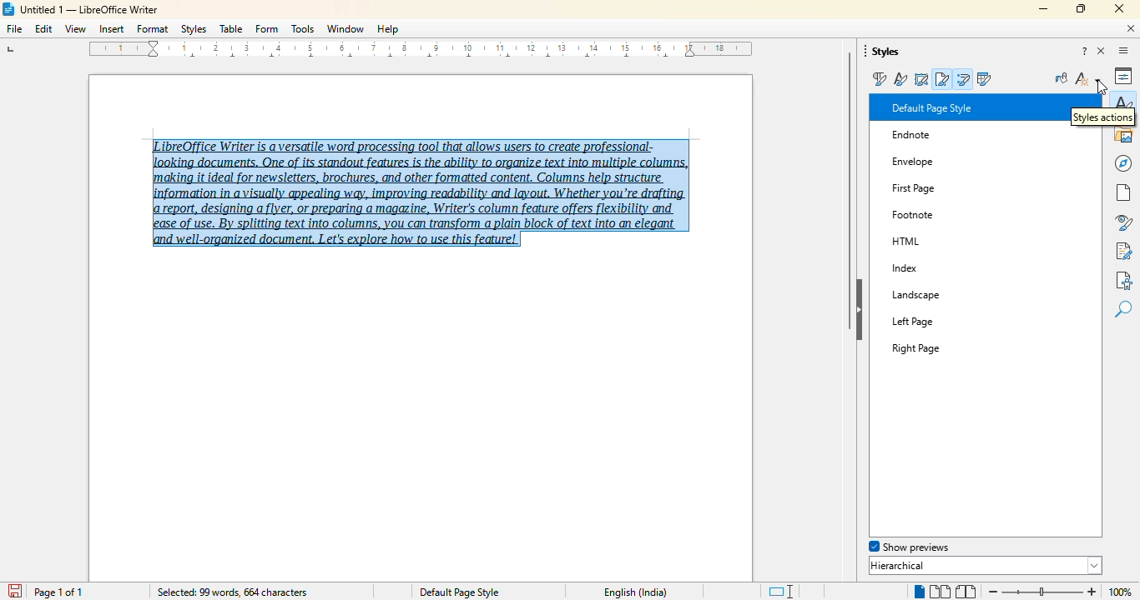 This screenshot has height=600, width=1140. Describe the element at coordinates (231, 29) in the screenshot. I see `table` at that location.